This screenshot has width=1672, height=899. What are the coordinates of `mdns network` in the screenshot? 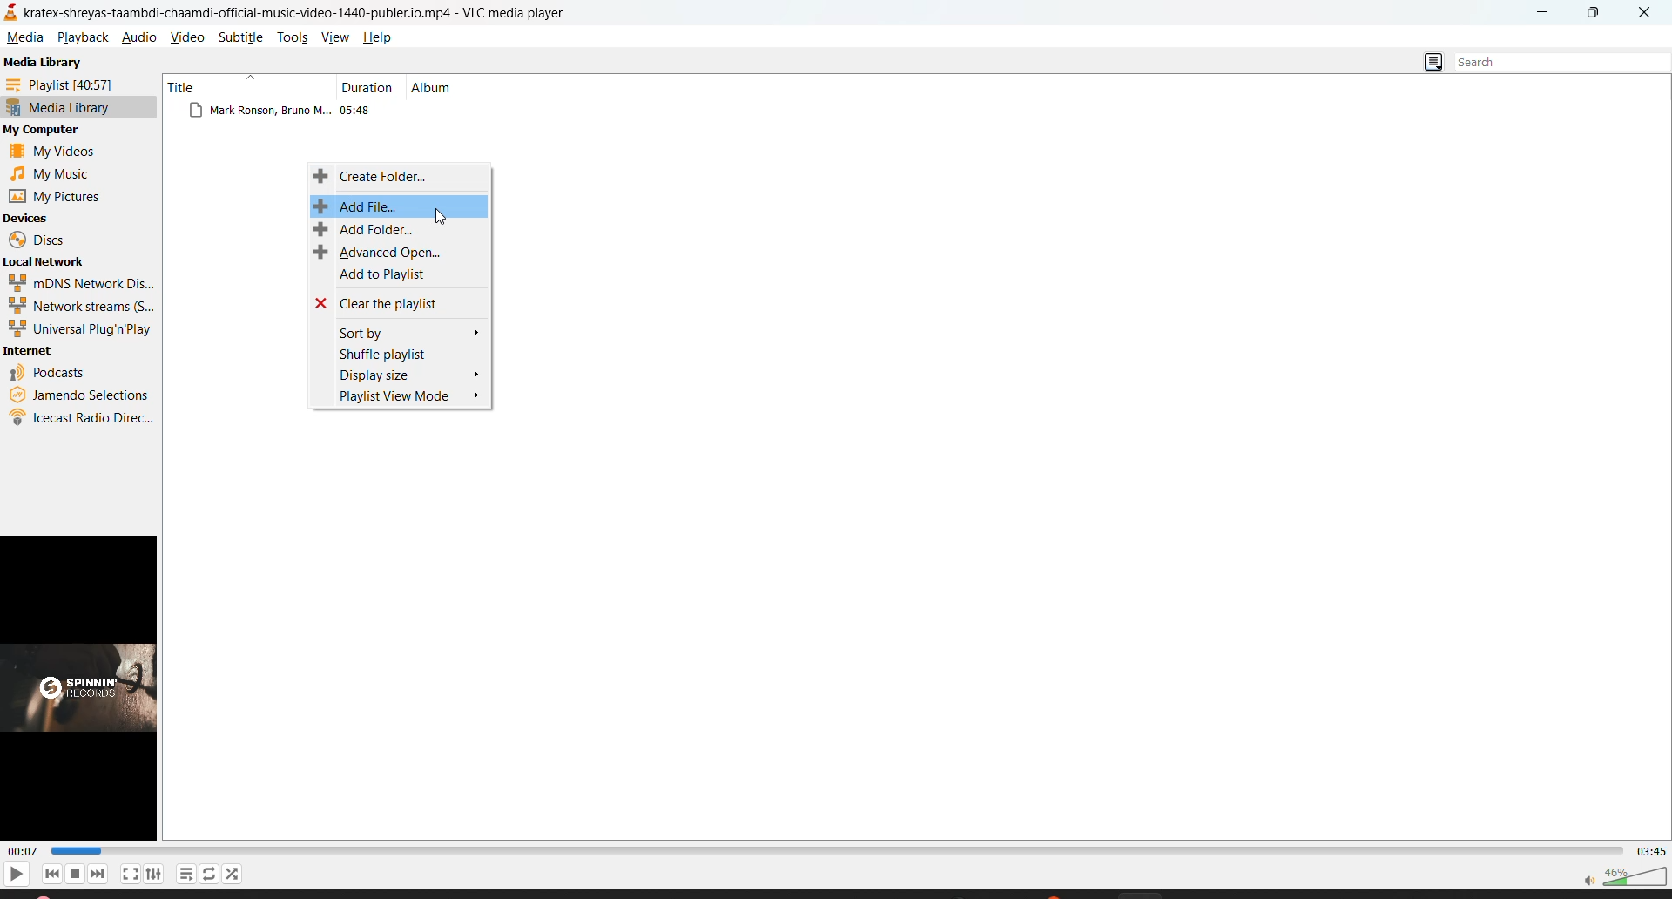 It's located at (83, 284).